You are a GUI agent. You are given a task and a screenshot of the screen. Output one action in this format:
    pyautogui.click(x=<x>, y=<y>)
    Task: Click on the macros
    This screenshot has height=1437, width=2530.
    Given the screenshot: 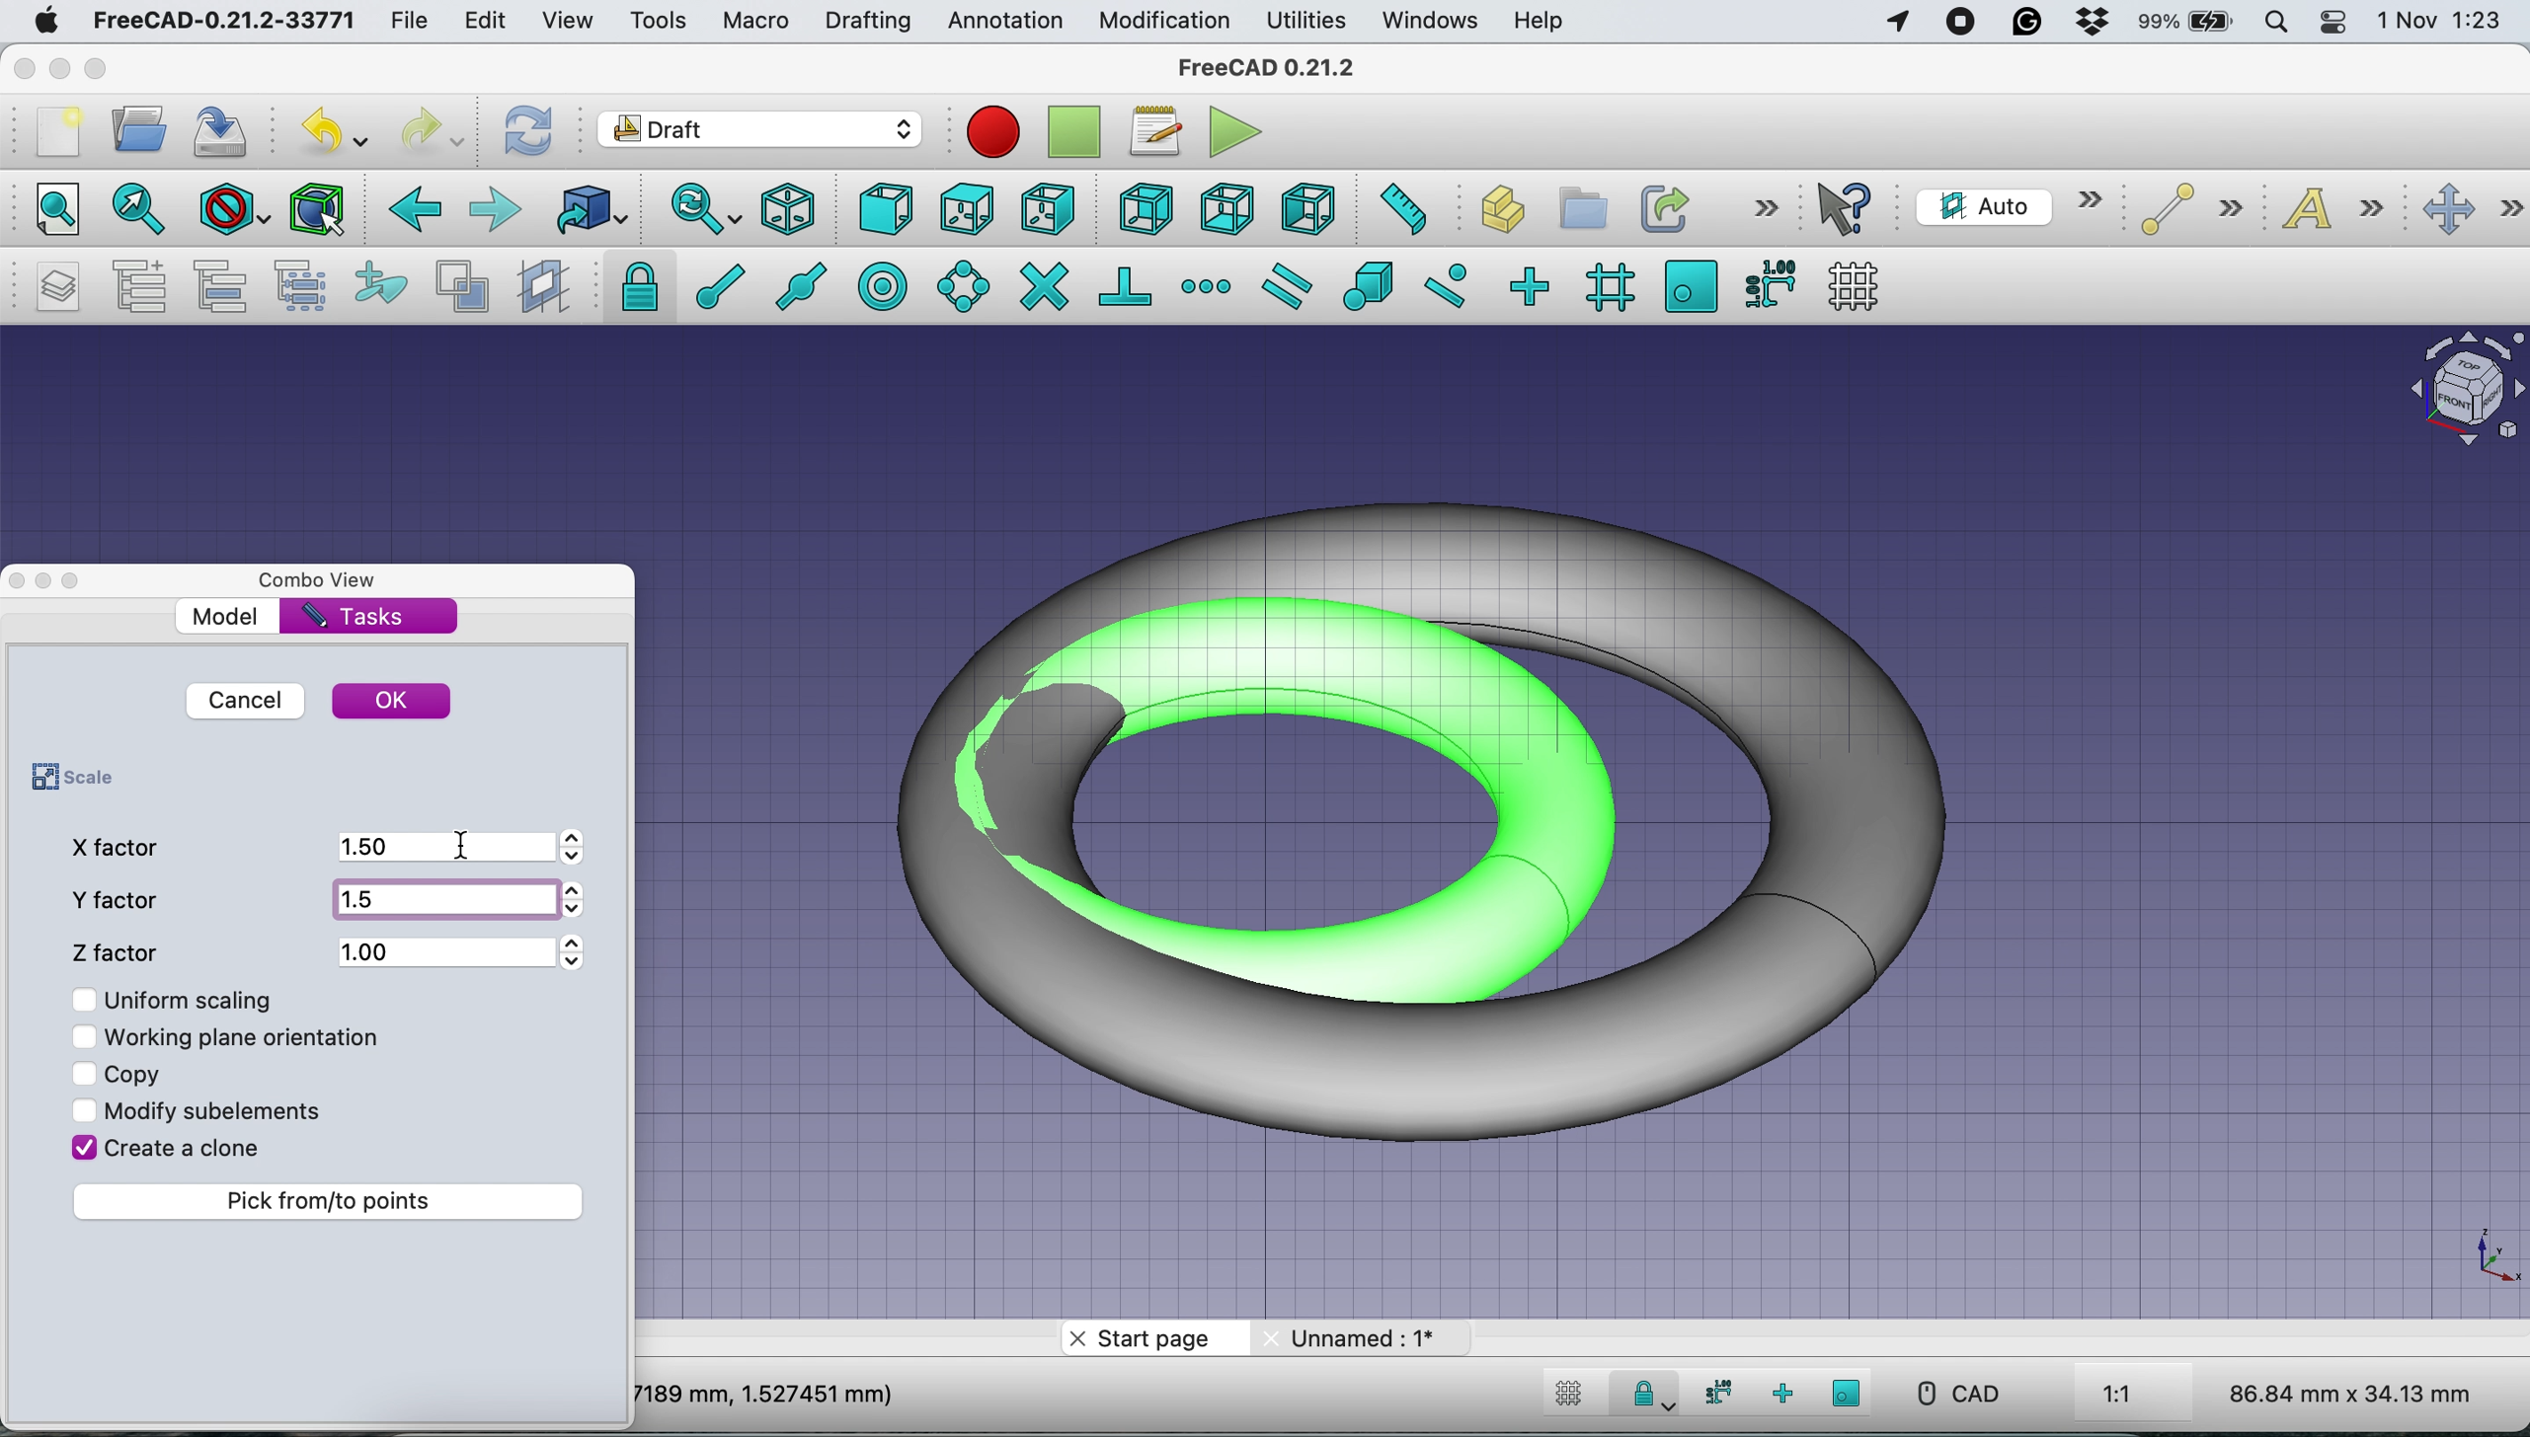 What is the action you would take?
    pyautogui.click(x=1154, y=137)
    